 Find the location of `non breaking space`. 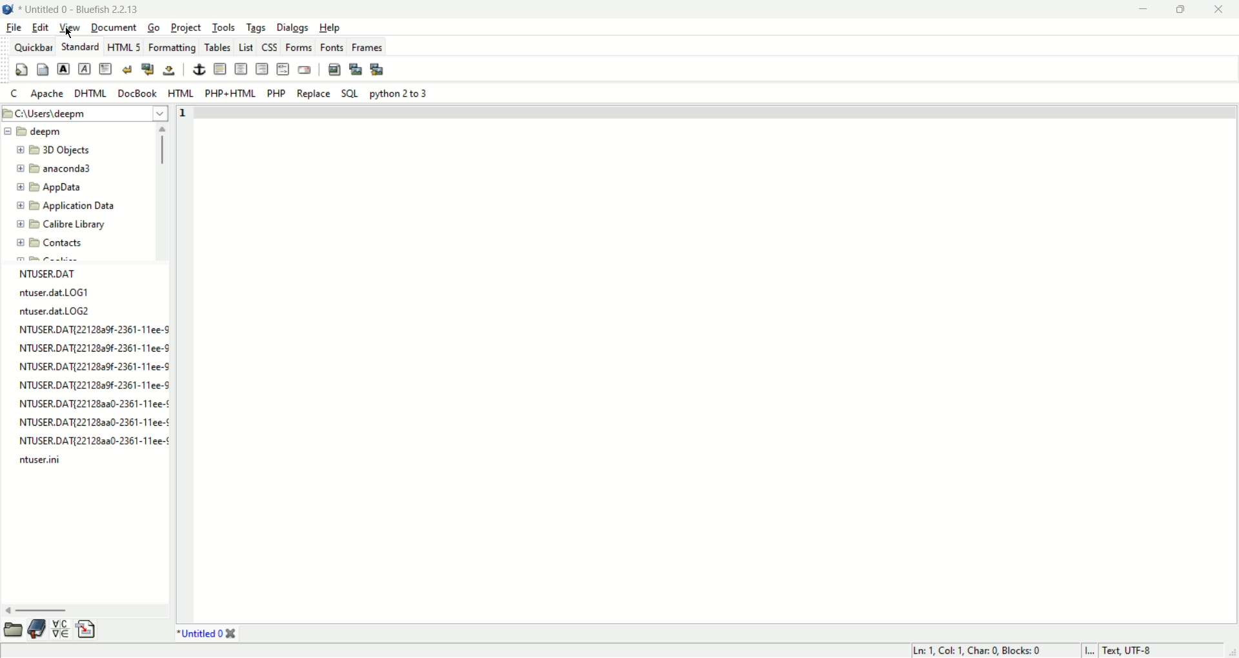

non breaking space is located at coordinates (168, 70).